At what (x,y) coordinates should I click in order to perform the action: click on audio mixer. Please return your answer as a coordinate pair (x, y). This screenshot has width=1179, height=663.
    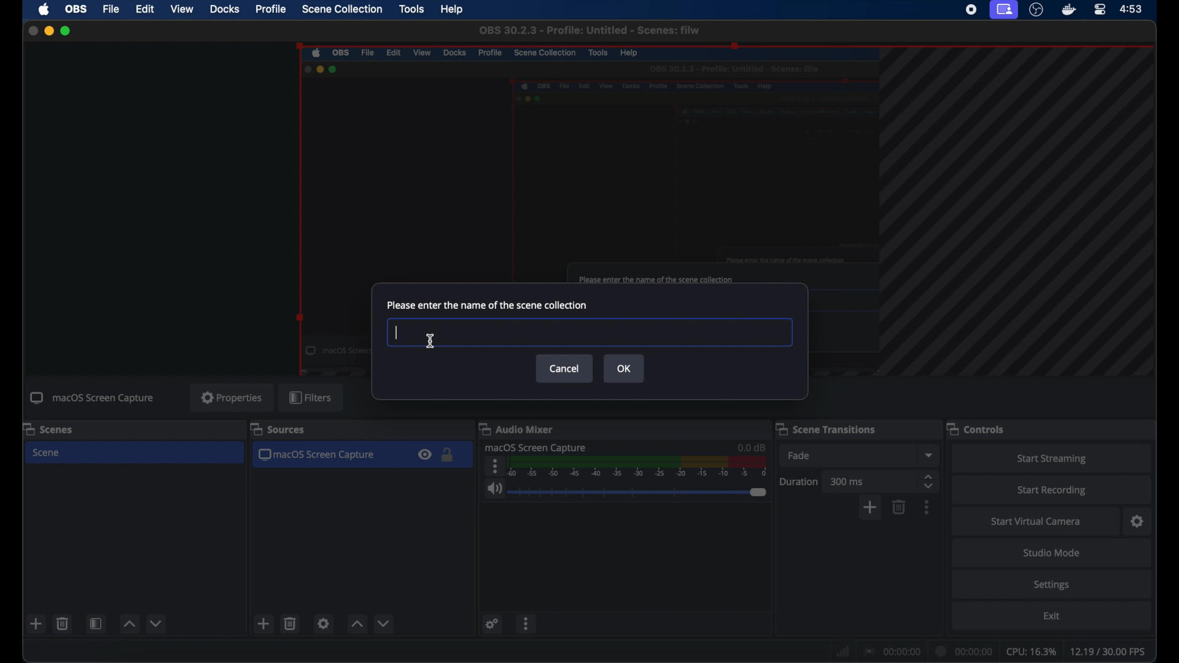
    Looking at the image, I should click on (519, 428).